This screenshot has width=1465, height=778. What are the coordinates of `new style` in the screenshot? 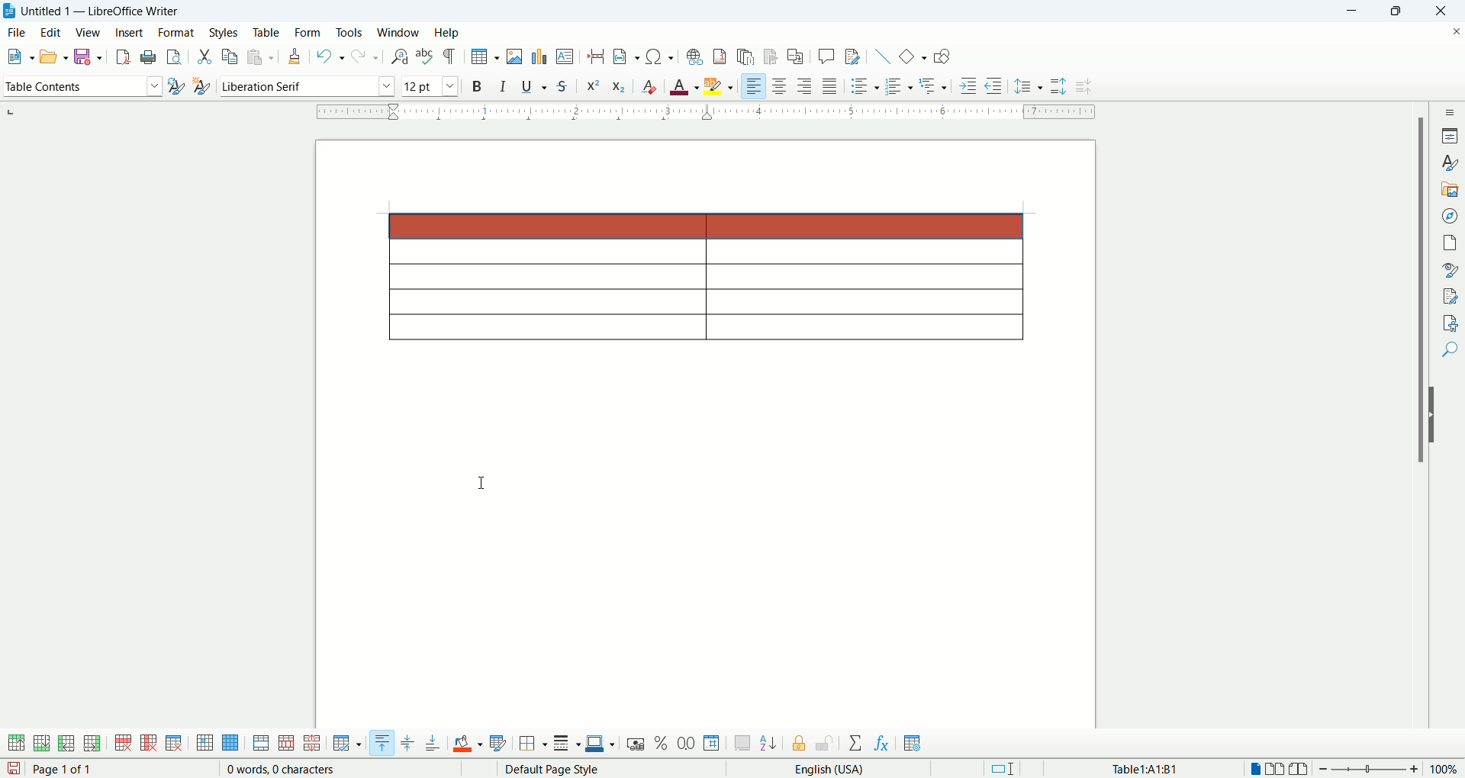 It's located at (201, 88).